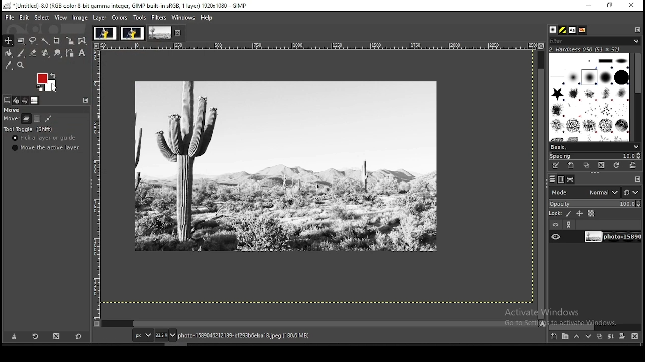 The width and height of the screenshot is (645, 362). I want to click on fonts, so click(573, 30).